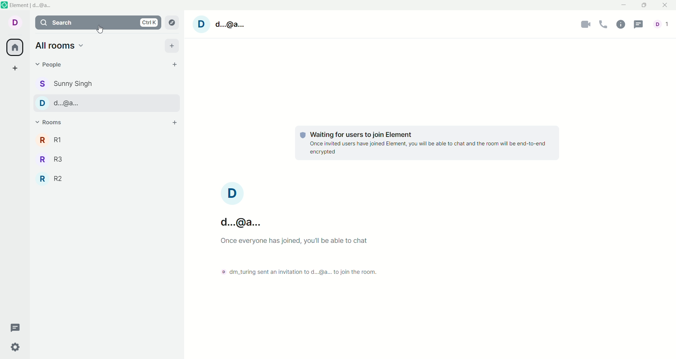  Describe the element at coordinates (661, 24) in the screenshot. I see `account` at that location.